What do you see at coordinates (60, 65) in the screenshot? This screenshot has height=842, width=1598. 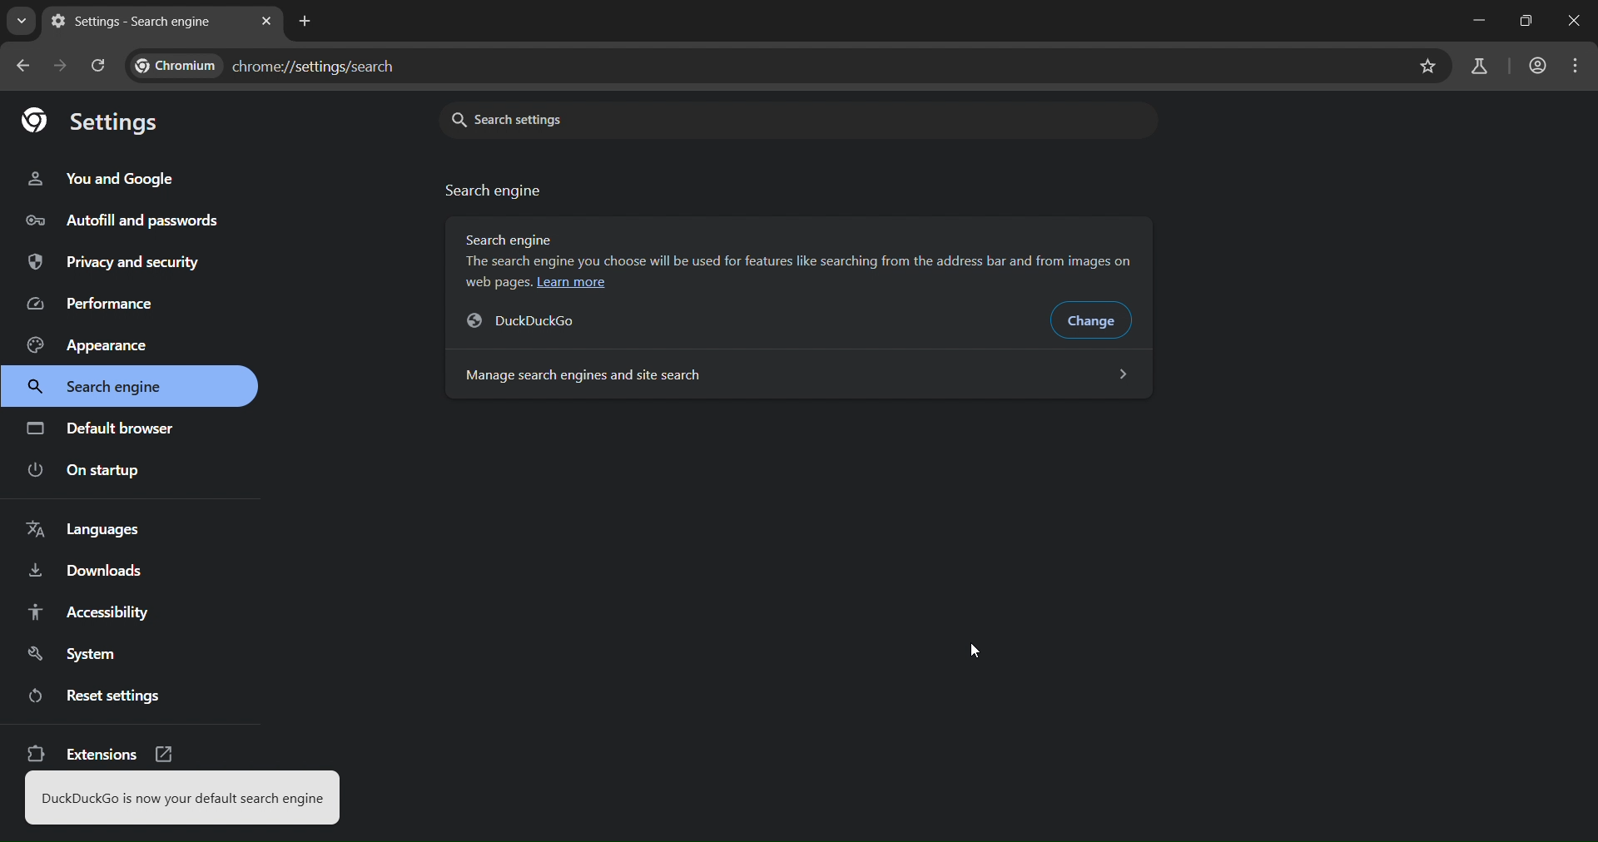 I see `go forward 1 page` at bounding box center [60, 65].